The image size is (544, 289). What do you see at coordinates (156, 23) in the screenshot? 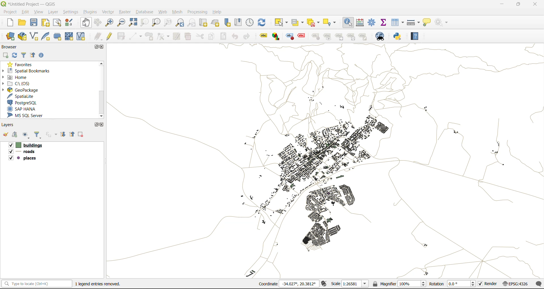
I see `zoom layer` at bounding box center [156, 23].